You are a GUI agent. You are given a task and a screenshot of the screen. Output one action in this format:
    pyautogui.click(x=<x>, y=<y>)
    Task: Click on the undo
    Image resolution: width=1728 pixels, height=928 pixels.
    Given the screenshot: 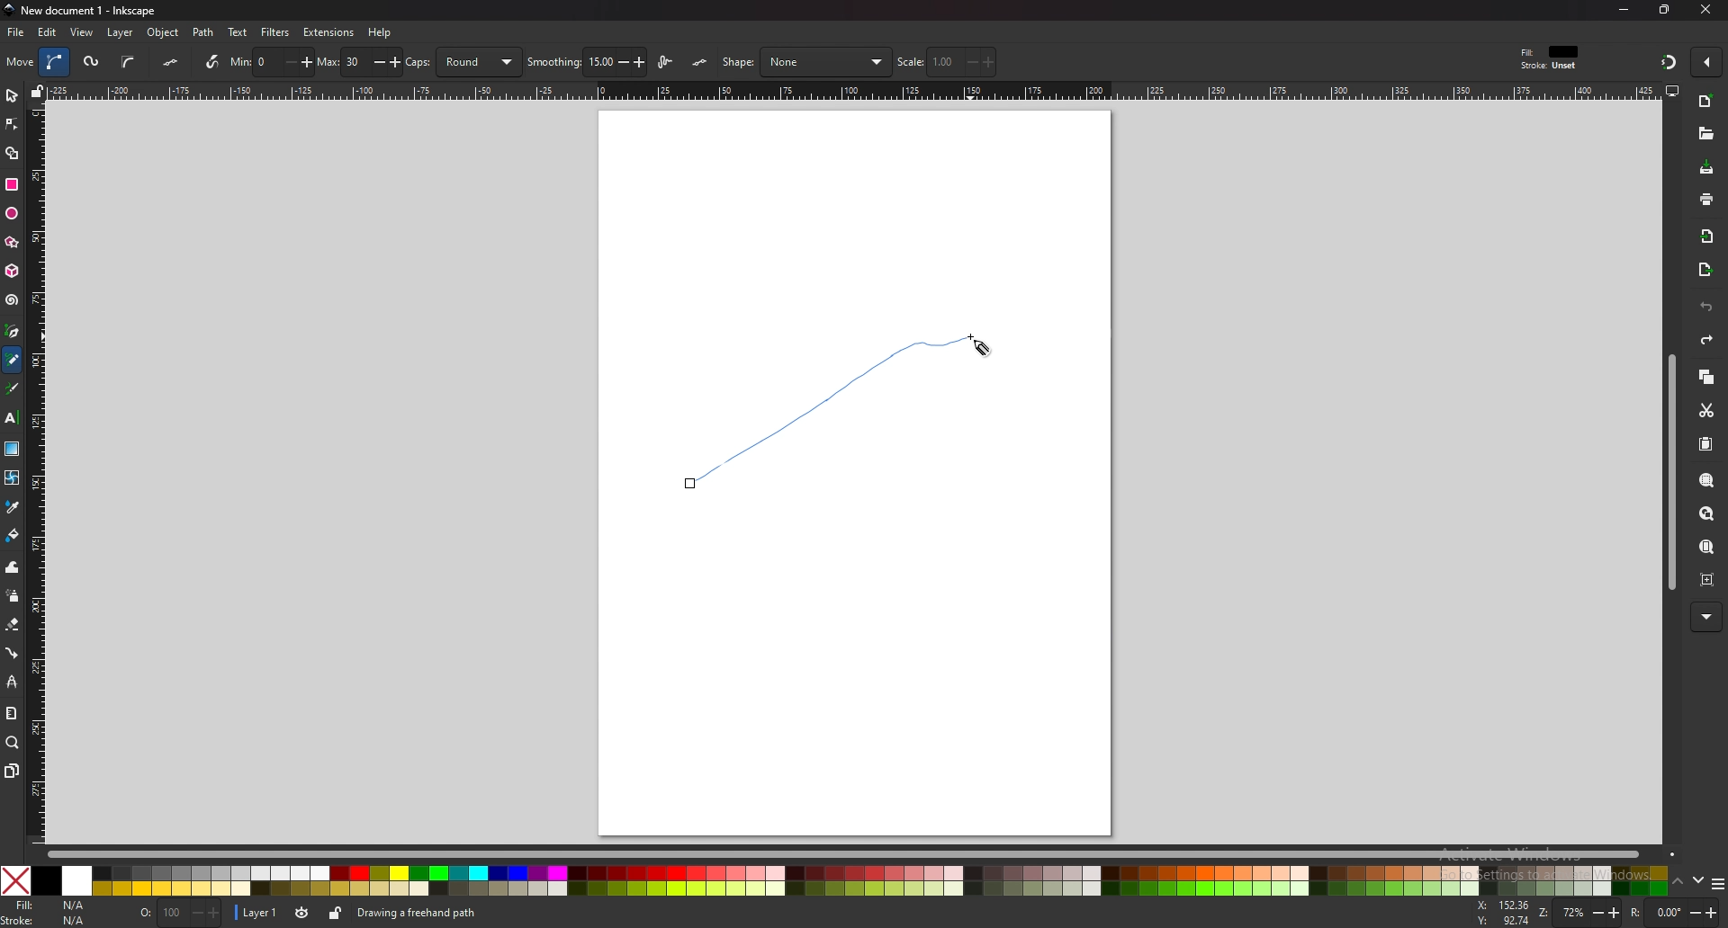 What is the action you would take?
    pyautogui.click(x=1706, y=308)
    